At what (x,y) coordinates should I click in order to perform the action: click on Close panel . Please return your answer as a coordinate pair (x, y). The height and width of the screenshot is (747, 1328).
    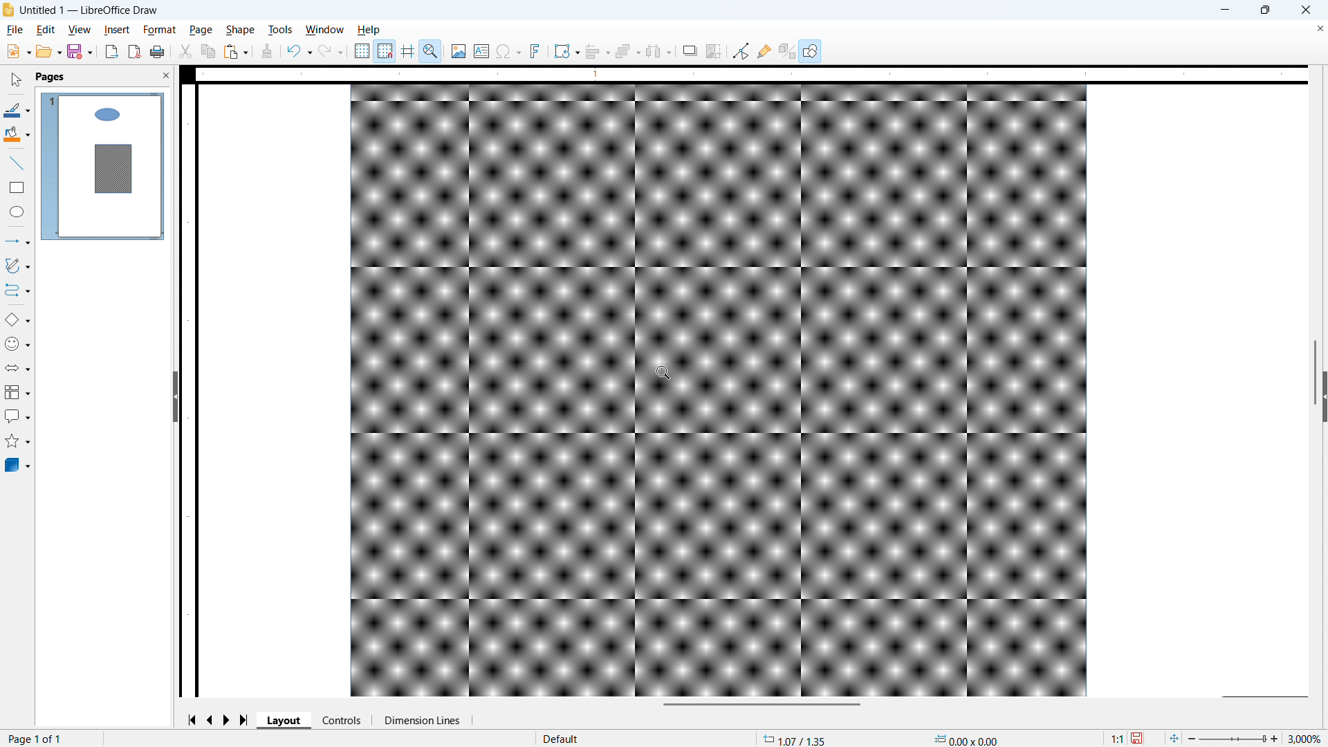
    Looking at the image, I should click on (167, 75).